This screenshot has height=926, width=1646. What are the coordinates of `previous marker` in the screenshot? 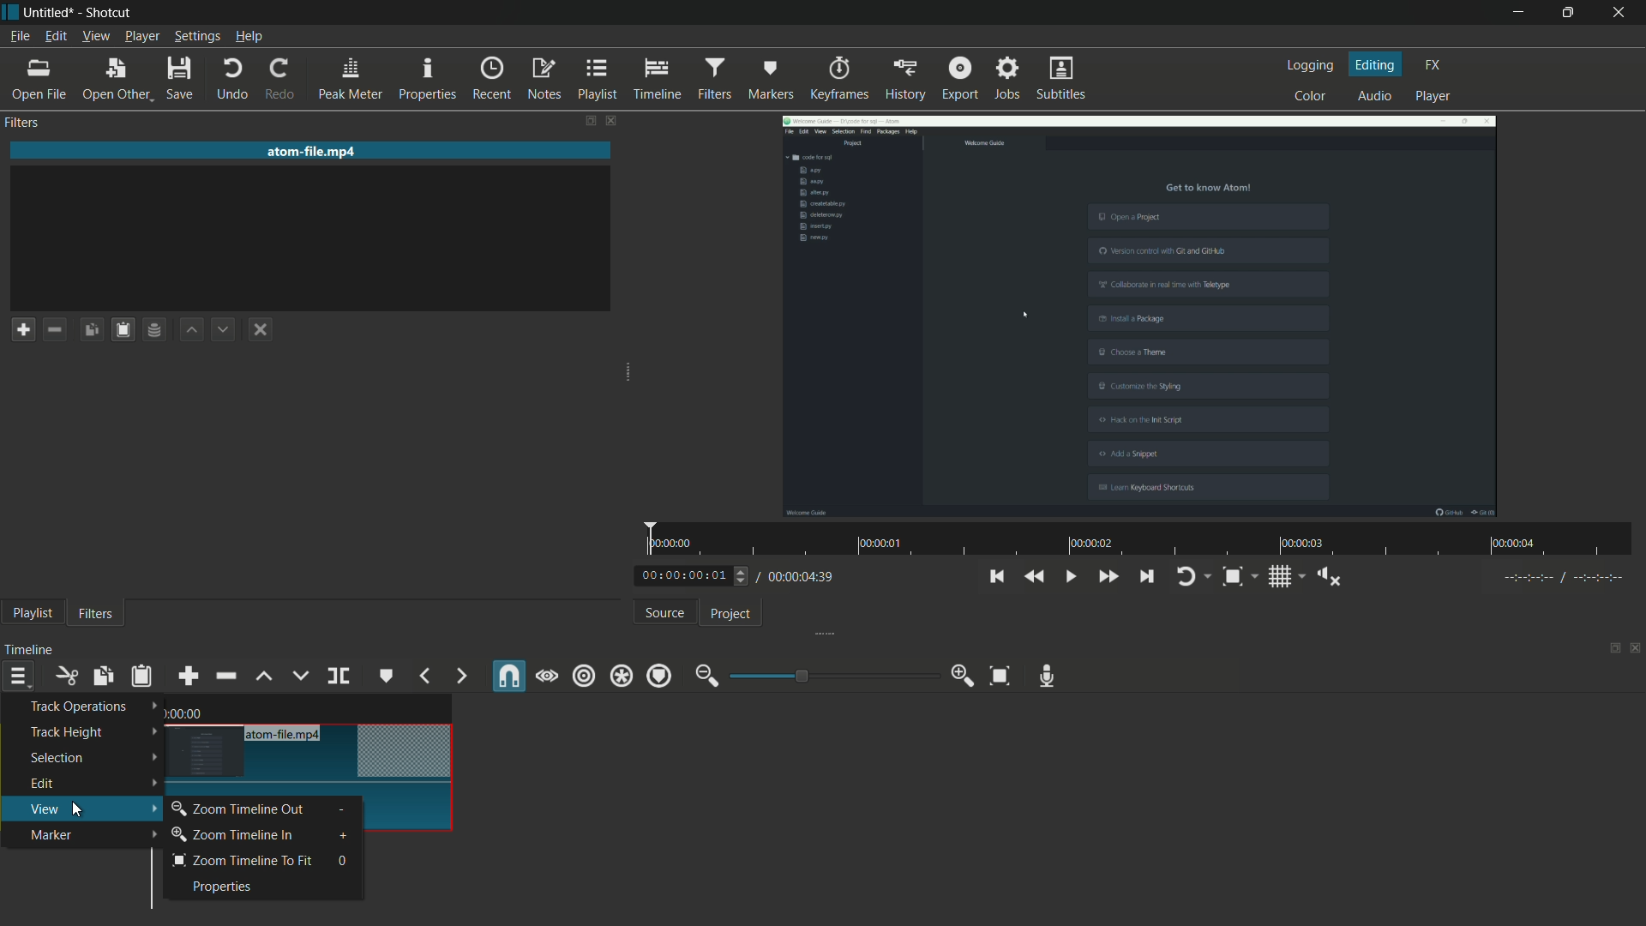 It's located at (425, 676).